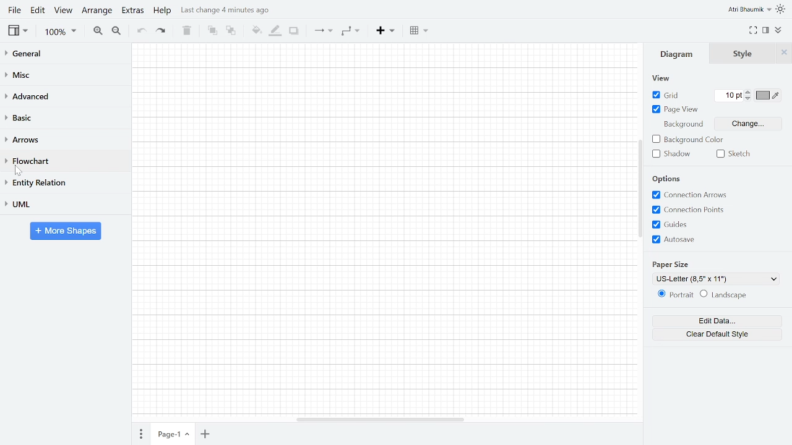 The image size is (792, 445). I want to click on view, so click(663, 79).